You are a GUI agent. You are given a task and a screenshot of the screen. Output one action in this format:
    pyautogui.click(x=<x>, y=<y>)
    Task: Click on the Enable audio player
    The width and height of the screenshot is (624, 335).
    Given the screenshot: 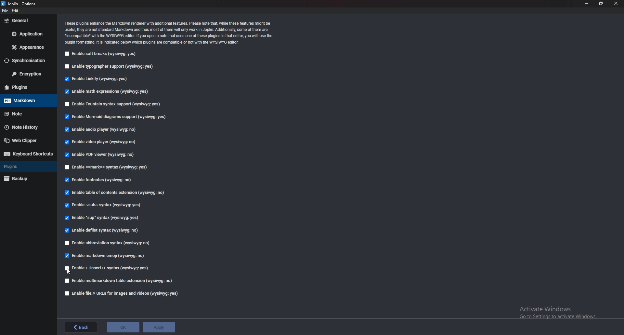 What is the action you would take?
    pyautogui.click(x=101, y=130)
    